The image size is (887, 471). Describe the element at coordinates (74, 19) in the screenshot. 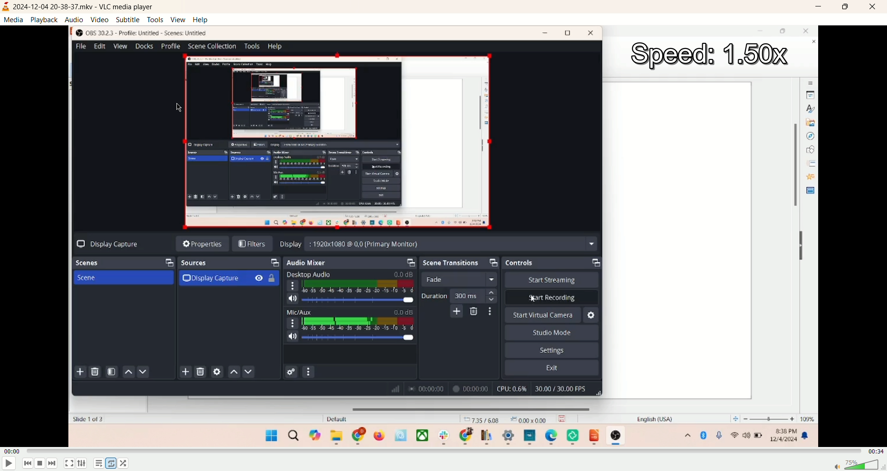

I see `audio` at that location.